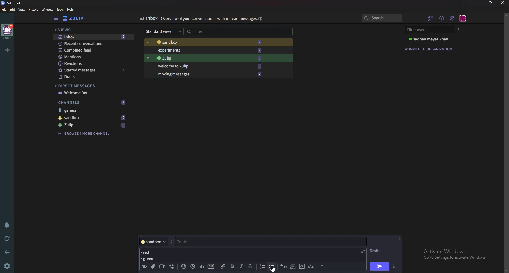 This screenshot has width=509, height=273. Describe the element at coordinates (92, 103) in the screenshot. I see `Channels` at that location.